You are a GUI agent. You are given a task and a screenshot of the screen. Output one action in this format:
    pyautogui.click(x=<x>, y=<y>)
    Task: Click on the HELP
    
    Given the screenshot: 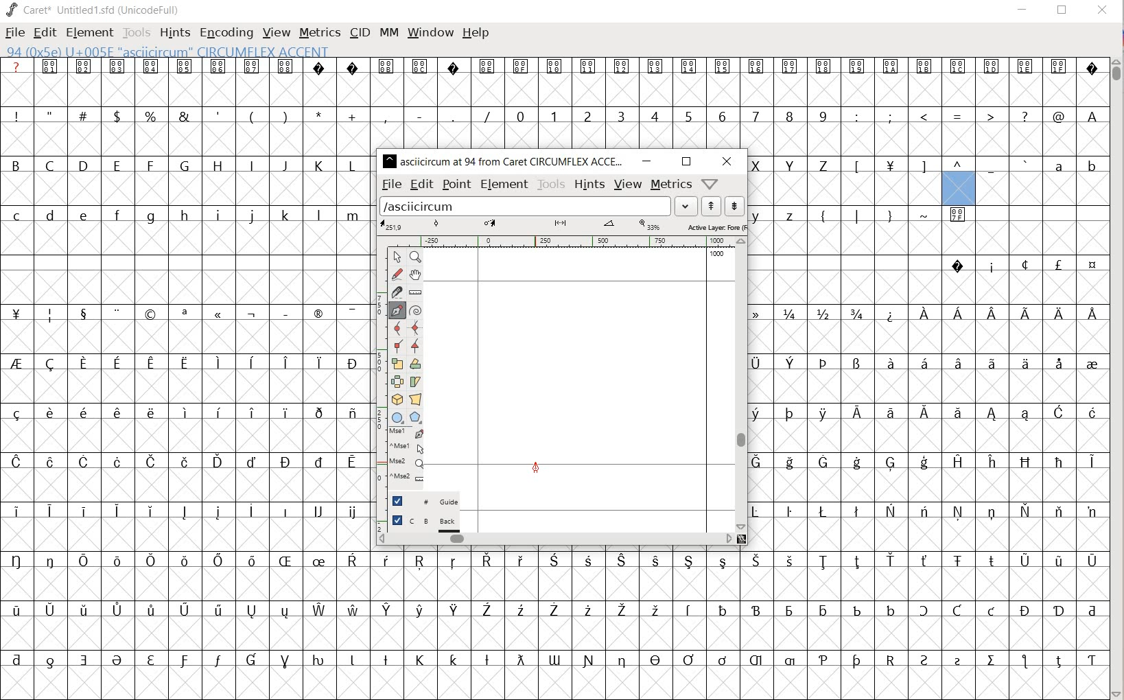 What is the action you would take?
    pyautogui.click(x=476, y=32)
    